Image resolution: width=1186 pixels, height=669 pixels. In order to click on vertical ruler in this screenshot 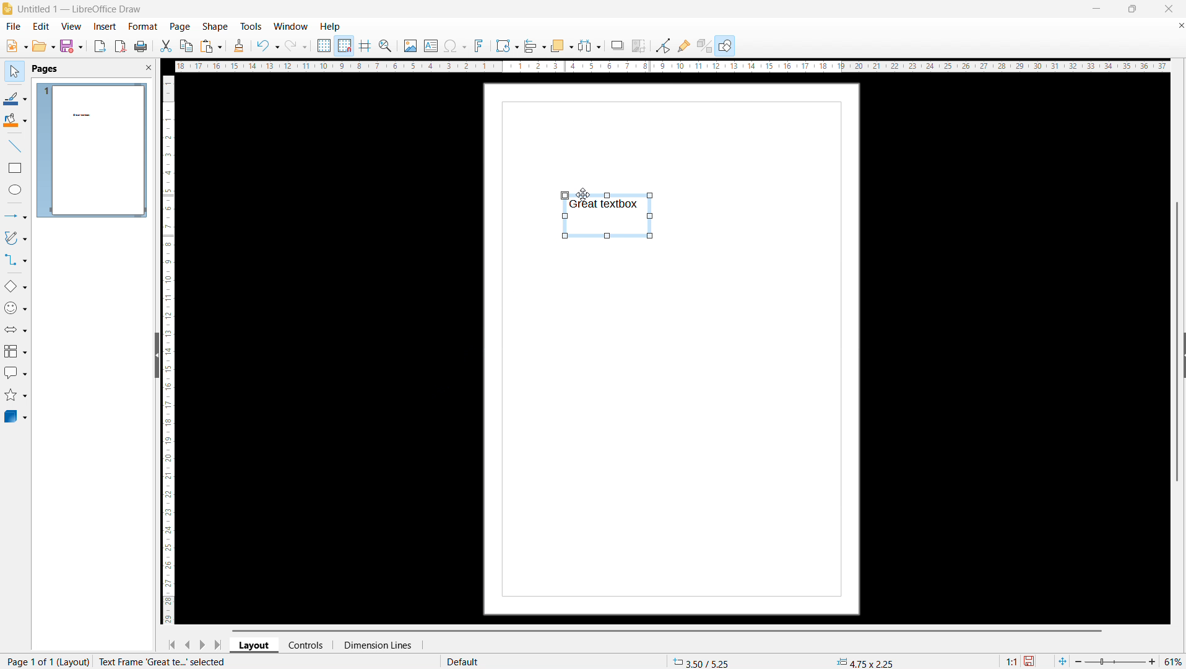, I will do `click(168, 349)`.